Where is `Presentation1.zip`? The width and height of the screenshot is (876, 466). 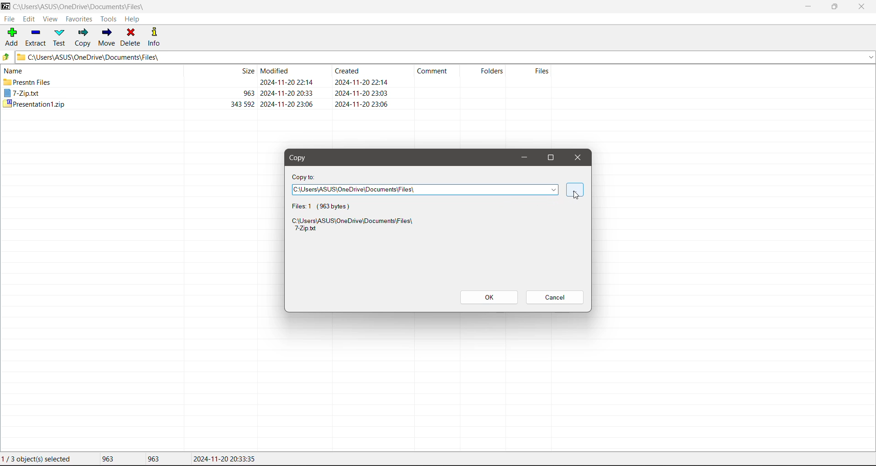
Presentation1.zip is located at coordinates (33, 104).